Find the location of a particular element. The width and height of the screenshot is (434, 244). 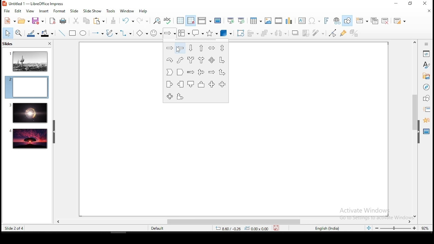

slide show is located at coordinates (93, 11).